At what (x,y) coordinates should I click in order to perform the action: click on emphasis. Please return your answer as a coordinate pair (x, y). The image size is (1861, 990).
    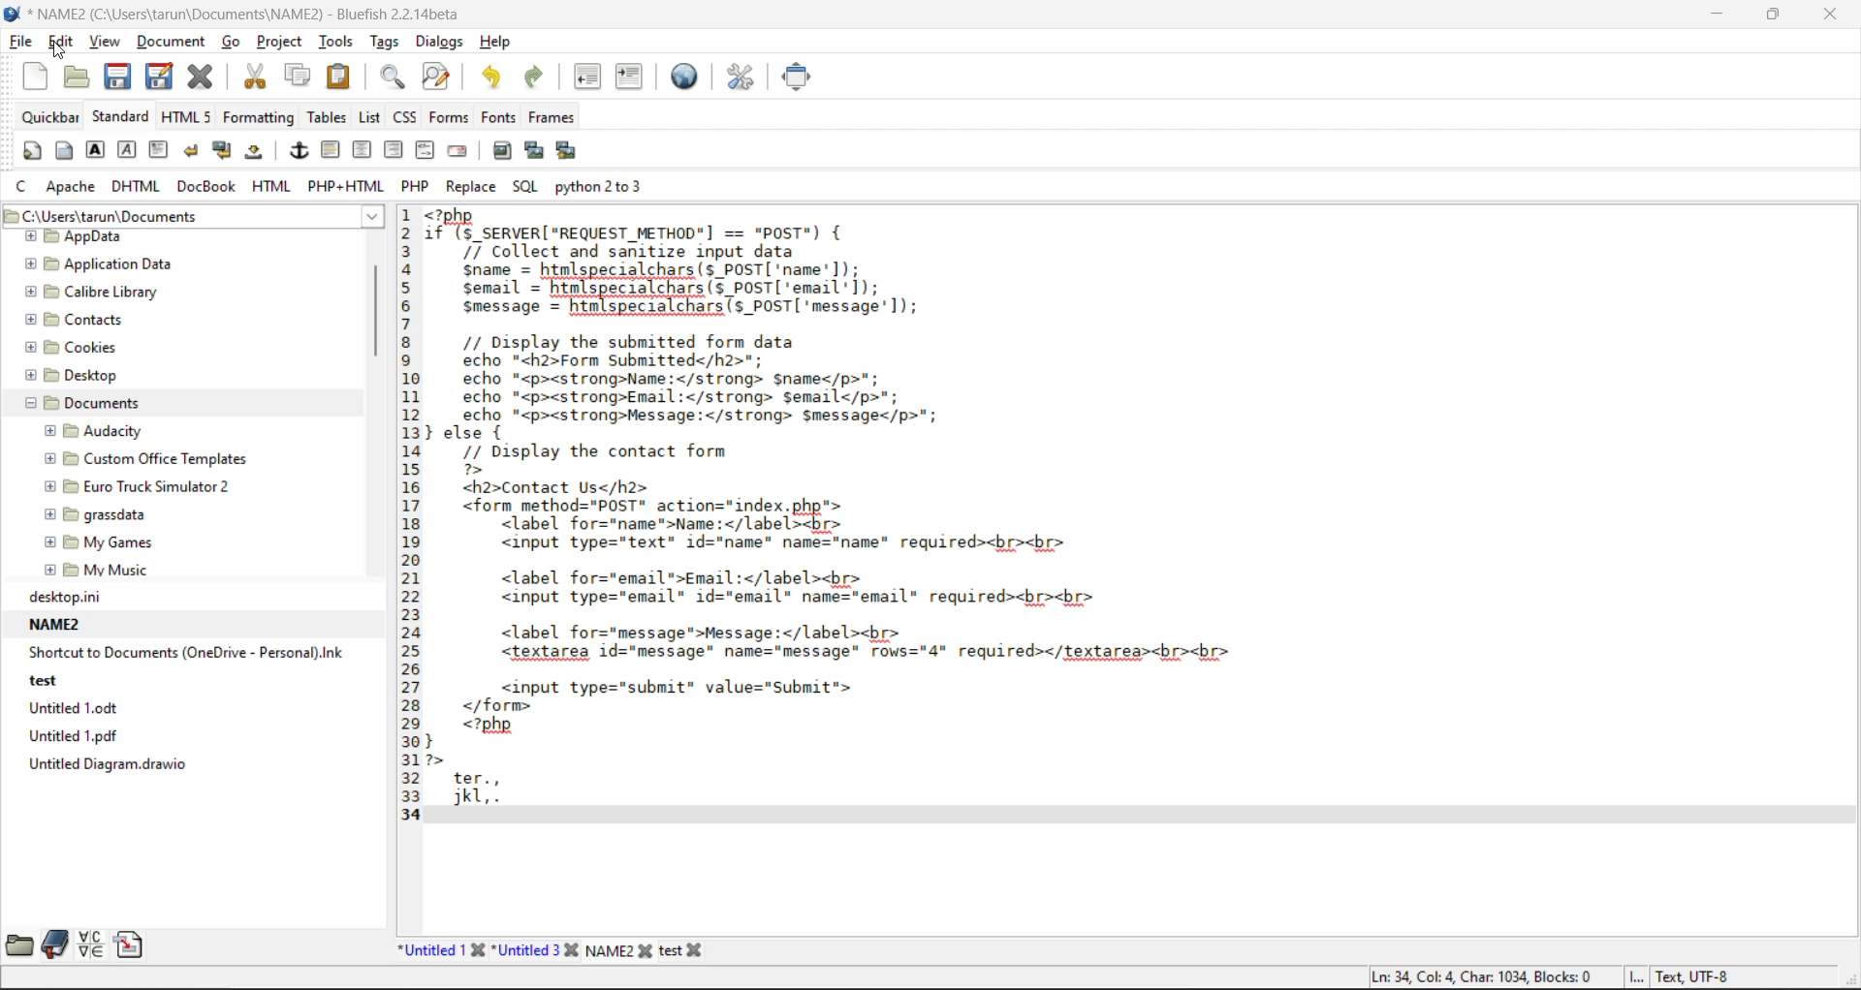
    Looking at the image, I should click on (126, 149).